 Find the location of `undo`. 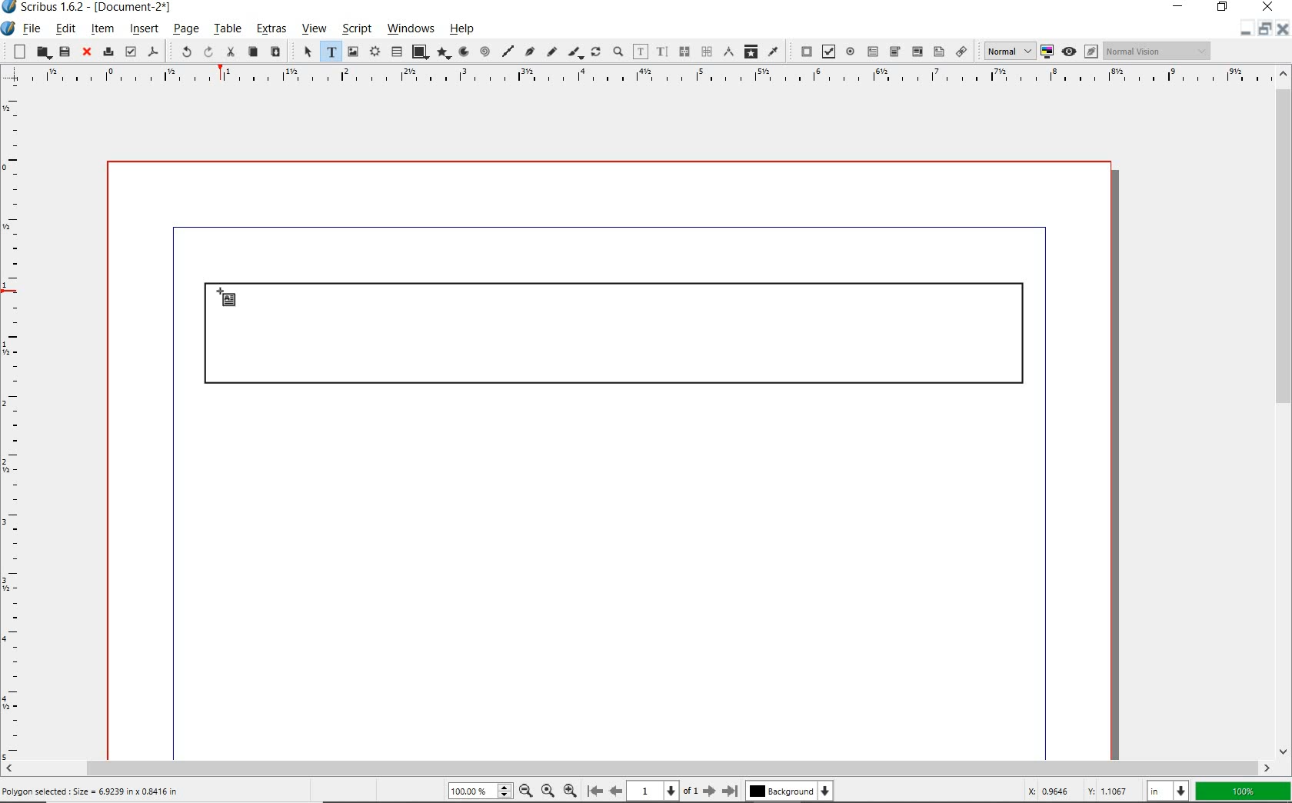

undo is located at coordinates (181, 52).